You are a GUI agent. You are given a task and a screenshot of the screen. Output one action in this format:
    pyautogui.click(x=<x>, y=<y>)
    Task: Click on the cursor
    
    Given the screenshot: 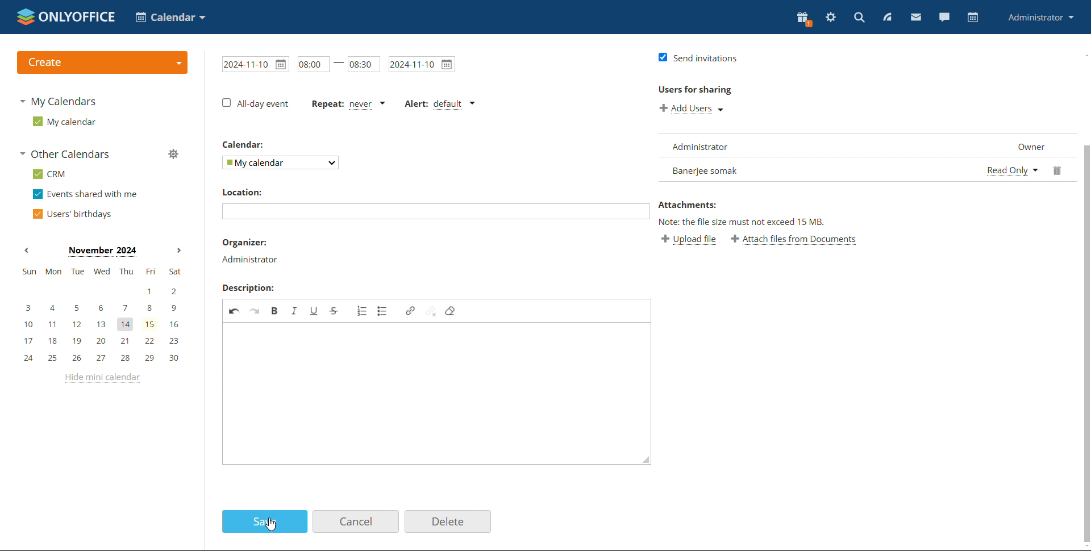 What is the action you would take?
    pyautogui.click(x=272, y=524)
    